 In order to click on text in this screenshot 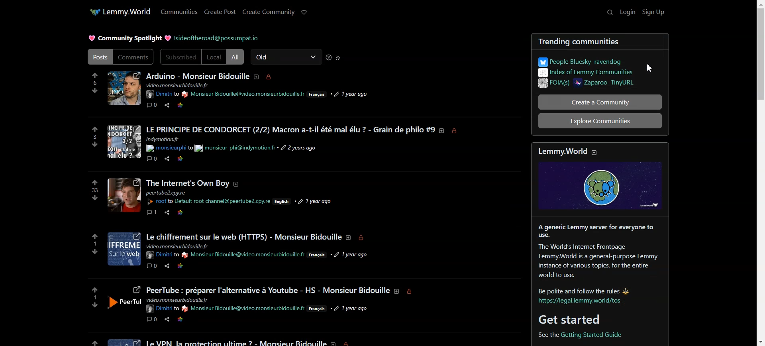, I will do `click(235, 149)`.